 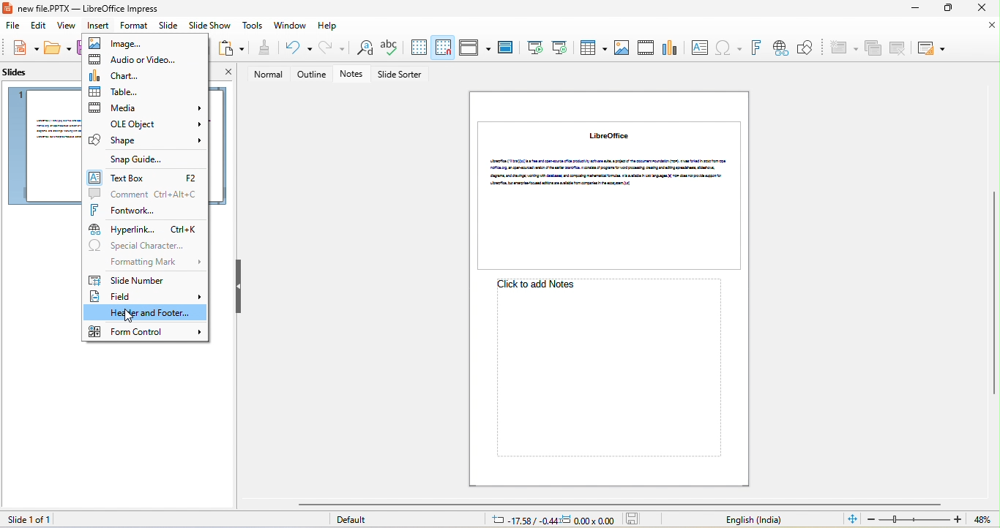 I want to click on slide 1, so click(x=41, y=146).